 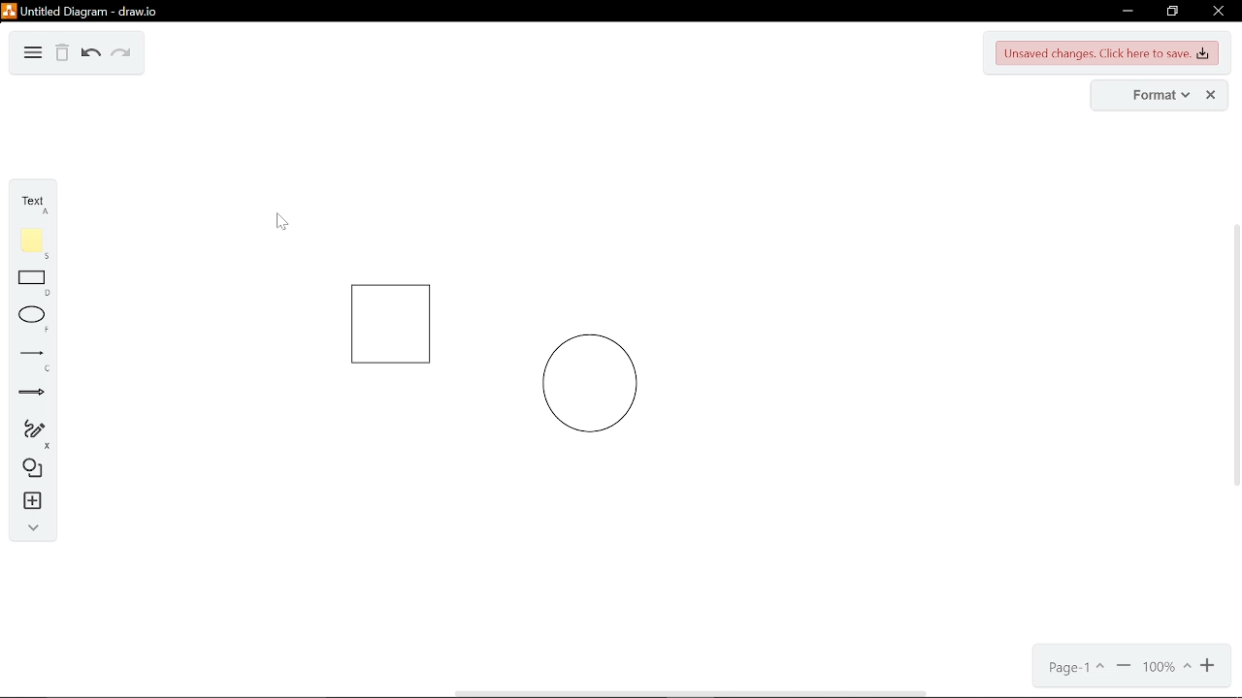 What do you see at coordinates (92, 53) in the screenshot?
I see `undo` at bounding box center [92, 53].